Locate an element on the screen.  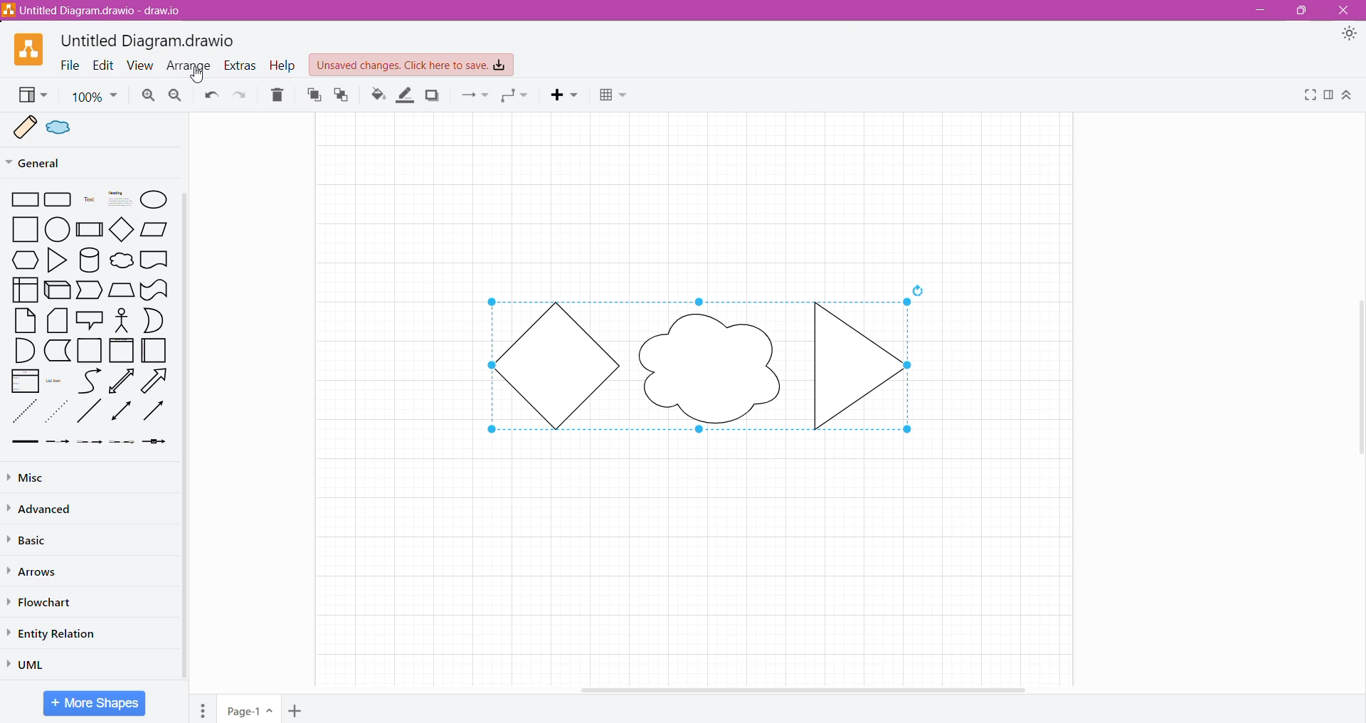
Zoom In is located at coordinates (149, 95).